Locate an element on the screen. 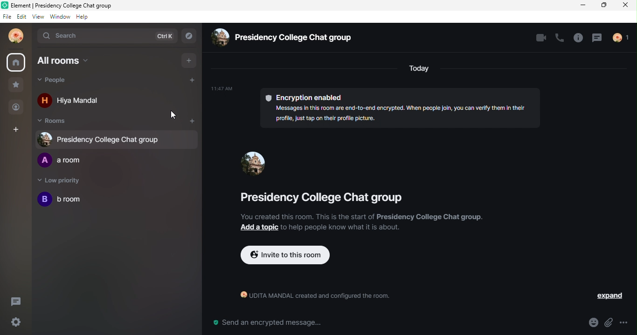  rooms is located at coordinates (57, 122).